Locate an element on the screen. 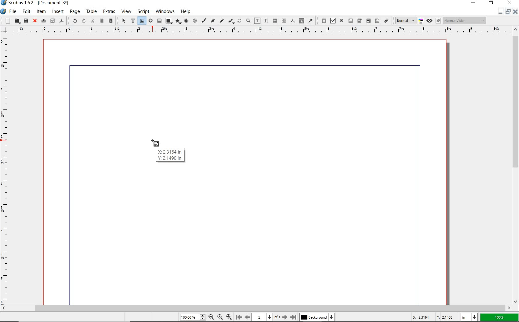 The image size is (519, 322). ITEM is located at coordinates (41, 11).